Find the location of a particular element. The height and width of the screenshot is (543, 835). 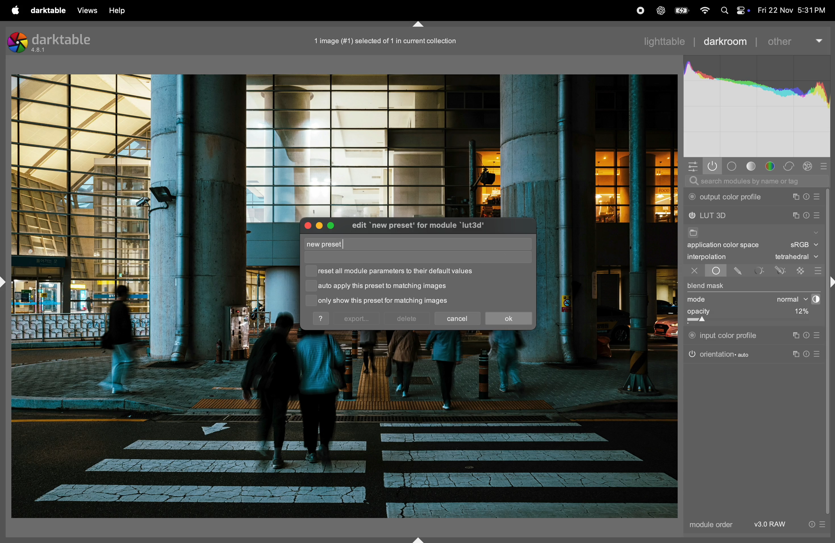

check box is located at coordinates (311, 271).